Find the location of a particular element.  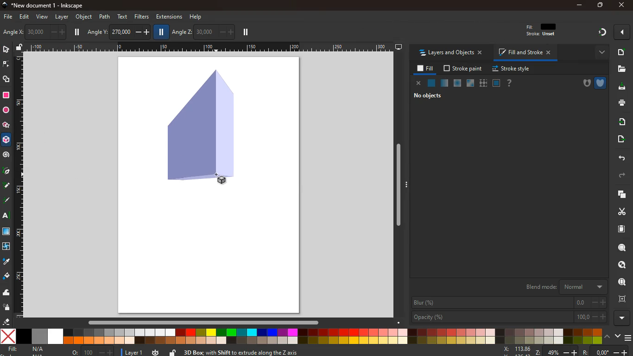

Down is located at coordinates (399, 321).